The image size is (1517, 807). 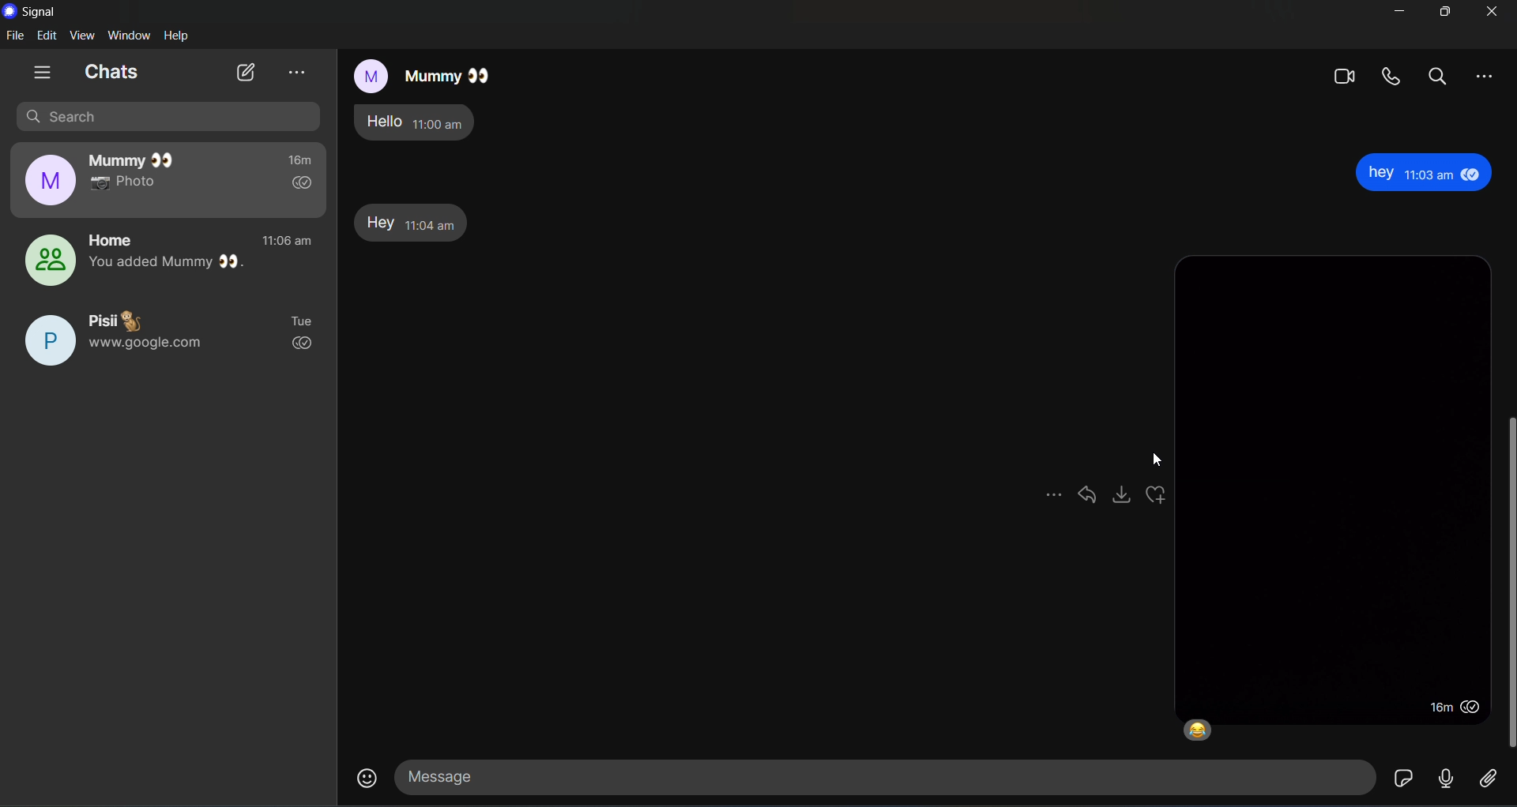 I want to click on calls, so click(x=1389, y=76).